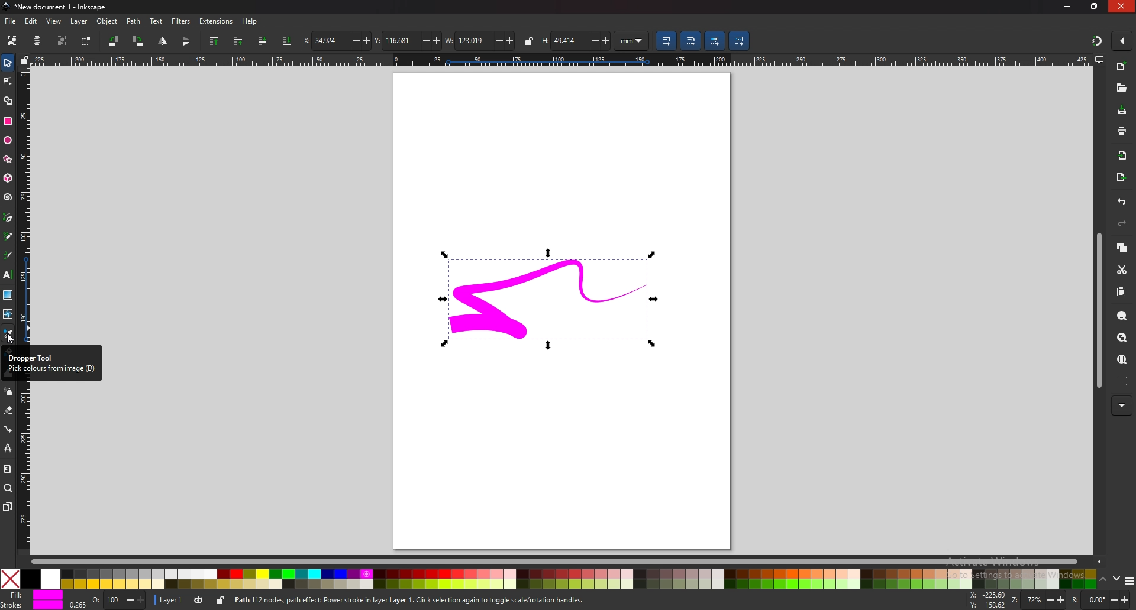 The height and width of the screenshot is (610, 1136). What do you see at coordinates (8, 160) in the screenshot?
I see `stars and polygons` at bounding box center [8, 160].